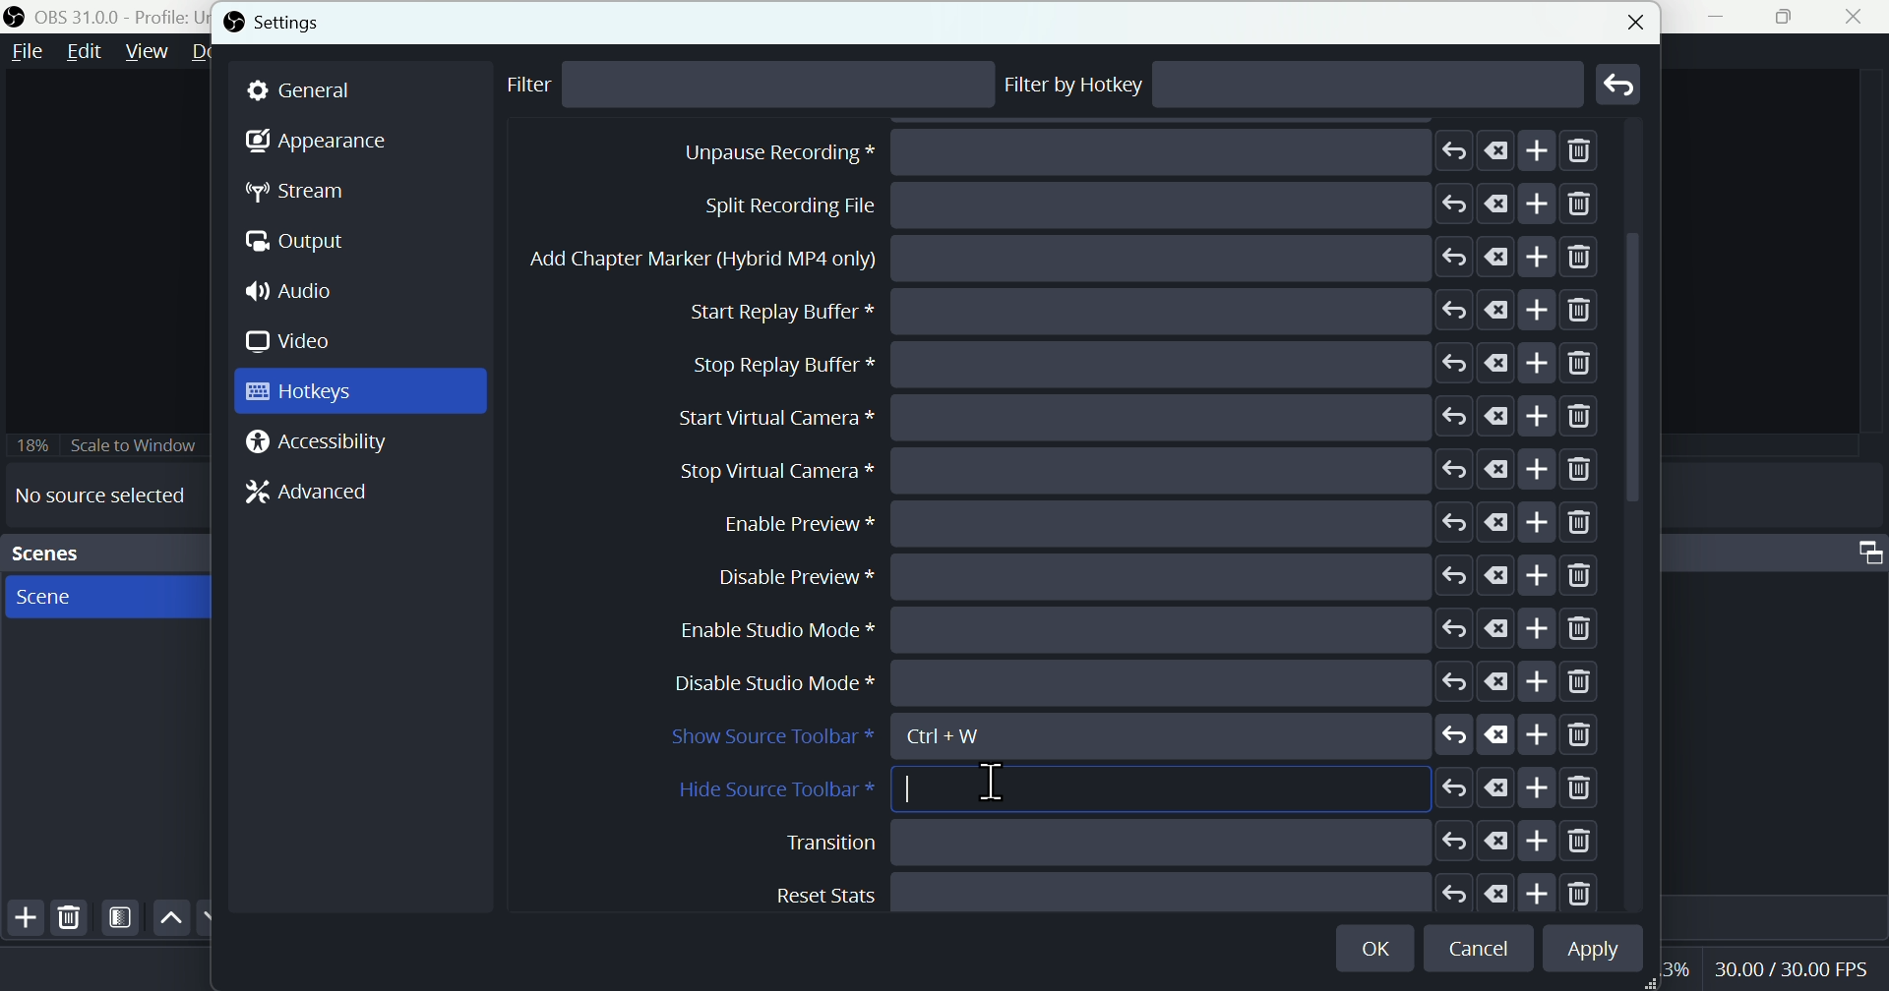 This screenshot has height=991, width=1889. I want to click on close, so click(1631, 19).